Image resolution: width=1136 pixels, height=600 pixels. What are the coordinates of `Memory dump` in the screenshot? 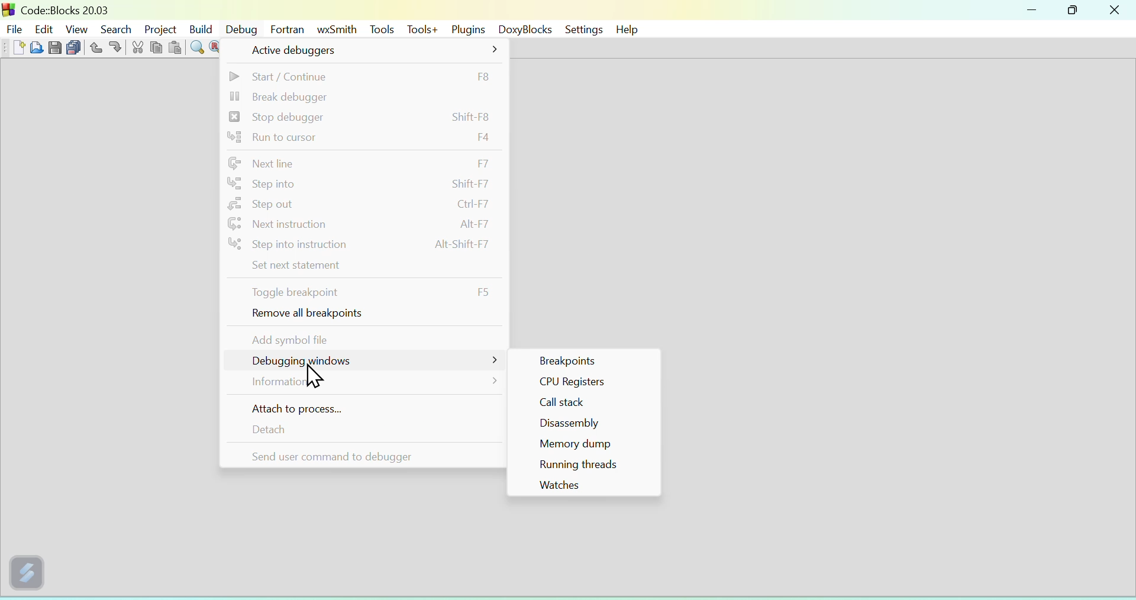 It's located at (583, 446).